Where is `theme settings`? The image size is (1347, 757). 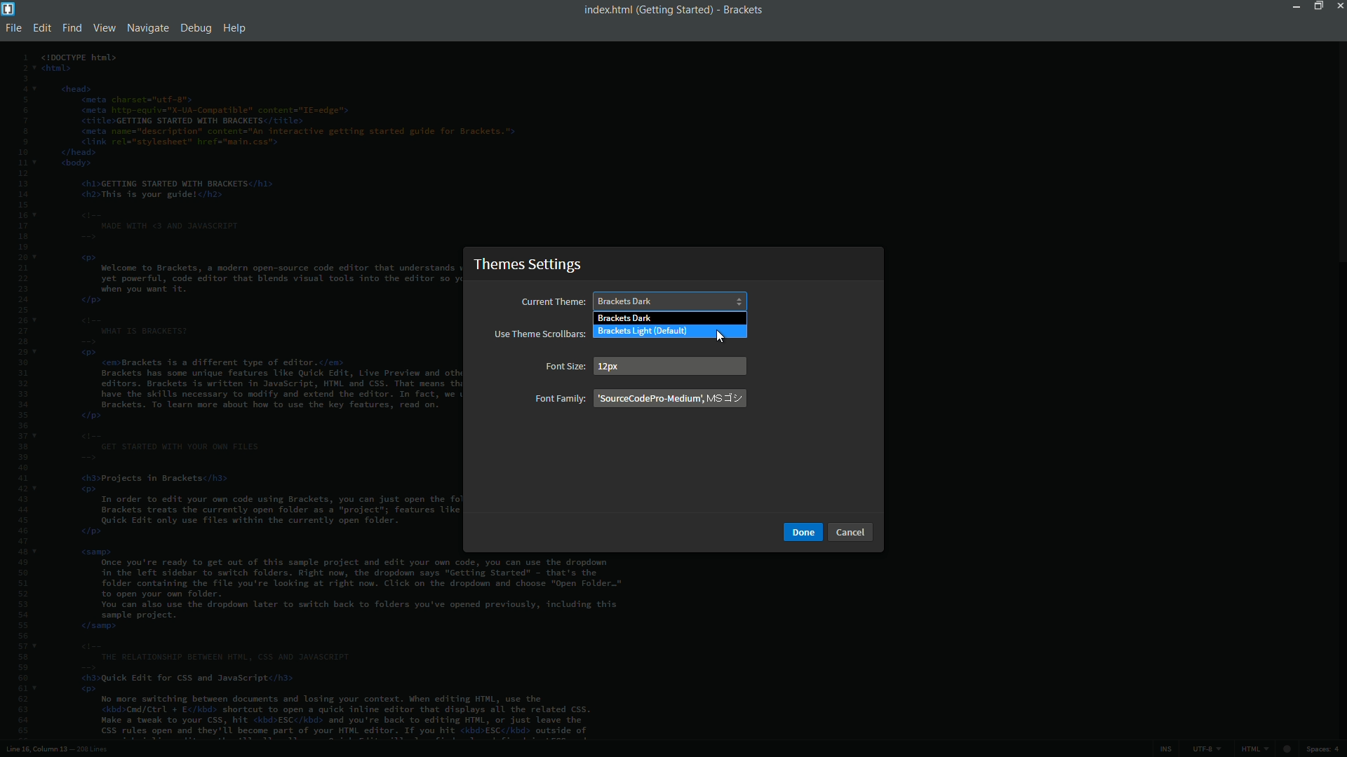
theme settings is located at coordinates (525, 265).